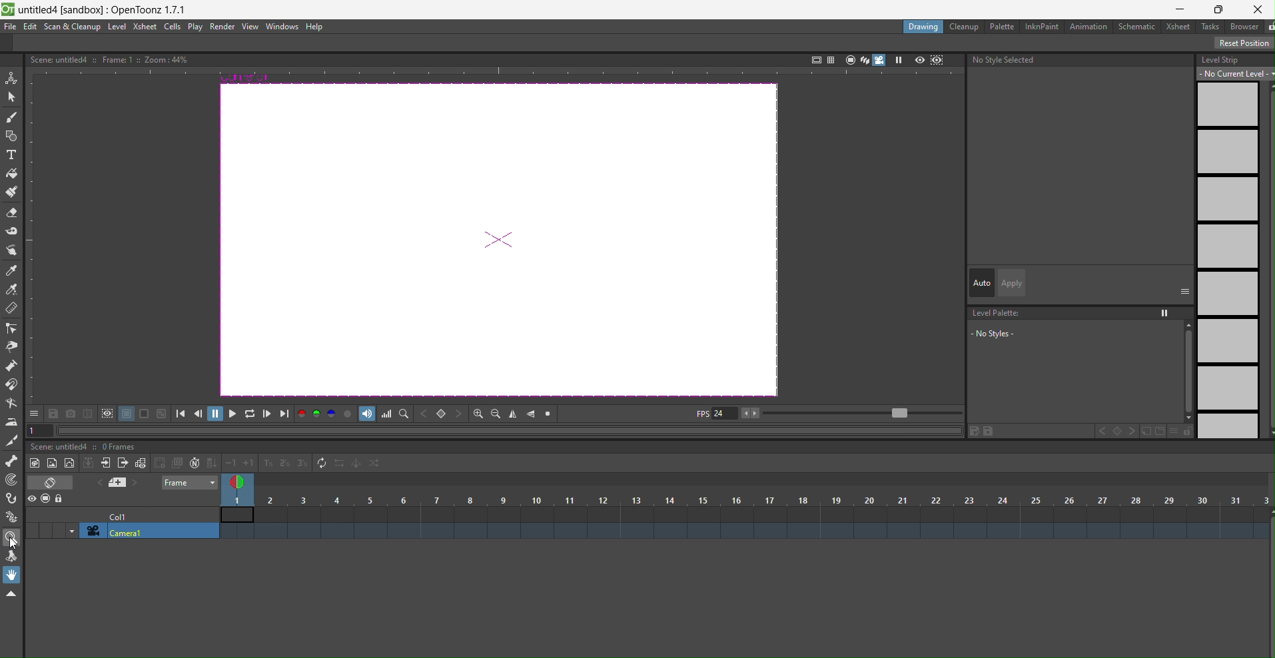 The width and height of the screenshot is (1275, 658). Describe the element at coordinates (500, 240) in the screenshot. I see `image` at that location.